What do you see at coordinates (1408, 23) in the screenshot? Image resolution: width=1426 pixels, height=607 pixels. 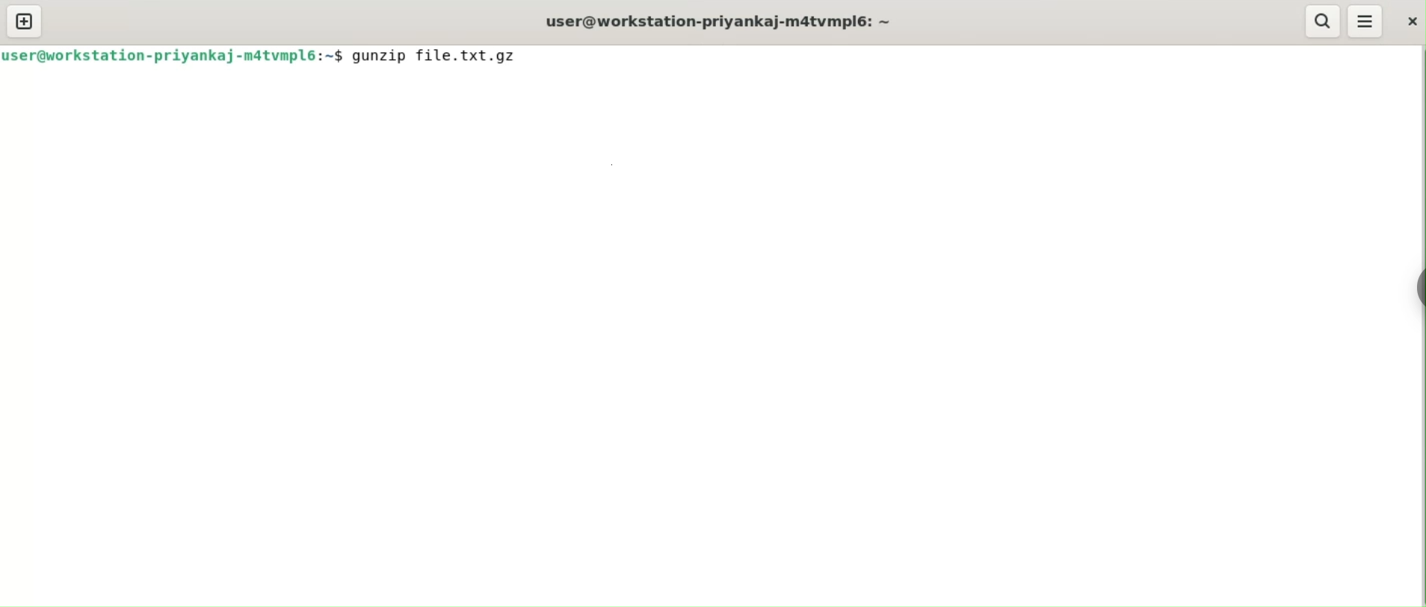 I see `close` at bounding box center [1408, 23].